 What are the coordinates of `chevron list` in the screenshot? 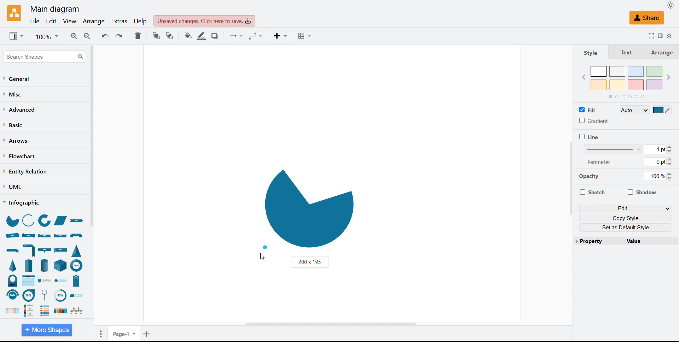 It's located at (11, 311).